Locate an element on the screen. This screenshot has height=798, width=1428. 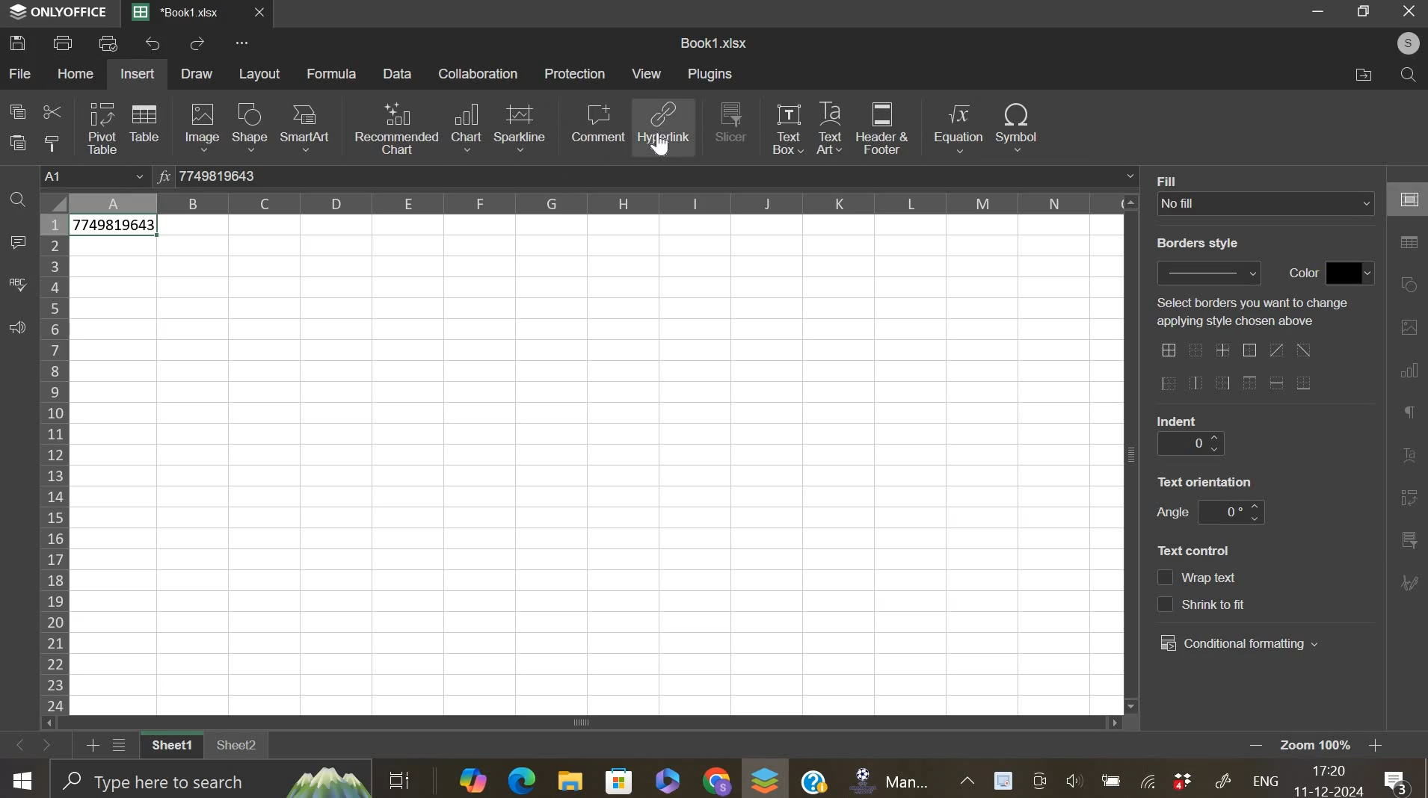
text is located at coordinates (1173, 179).